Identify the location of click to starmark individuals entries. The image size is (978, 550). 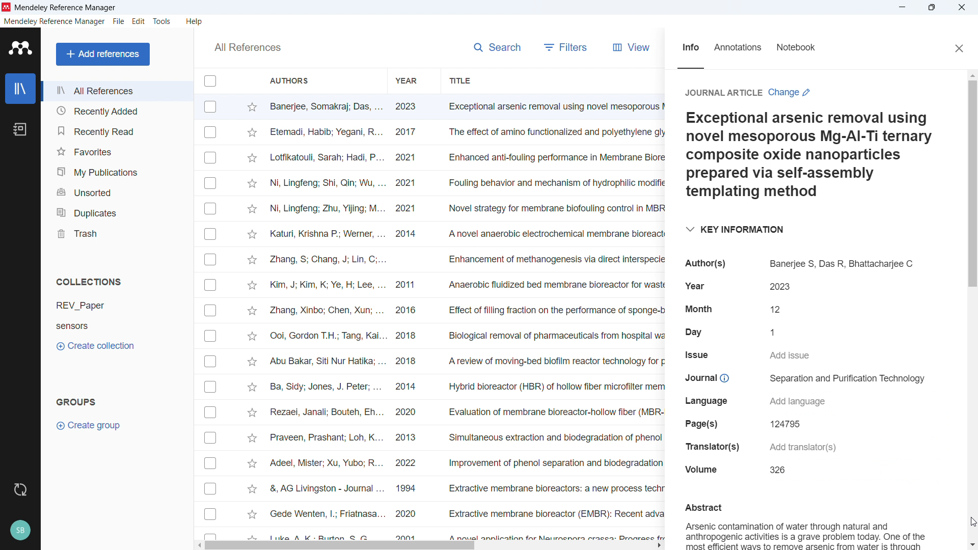
(253, 536).